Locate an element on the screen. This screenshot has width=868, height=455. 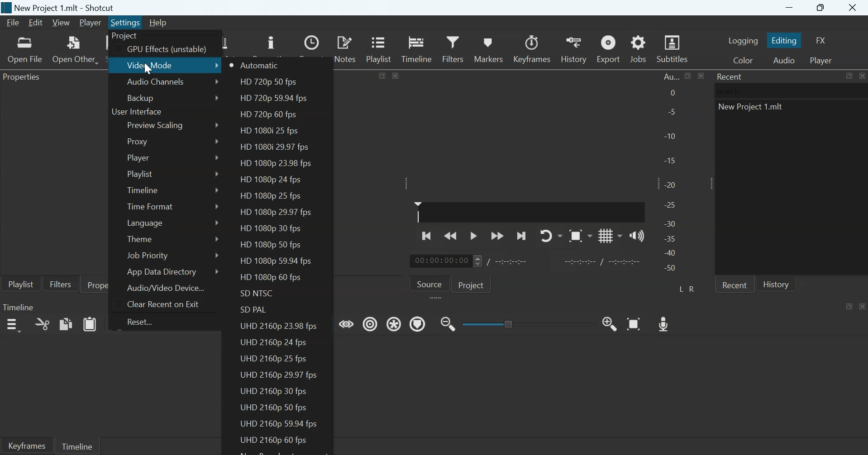
Preview scaling is located at coordinates (157, 126).